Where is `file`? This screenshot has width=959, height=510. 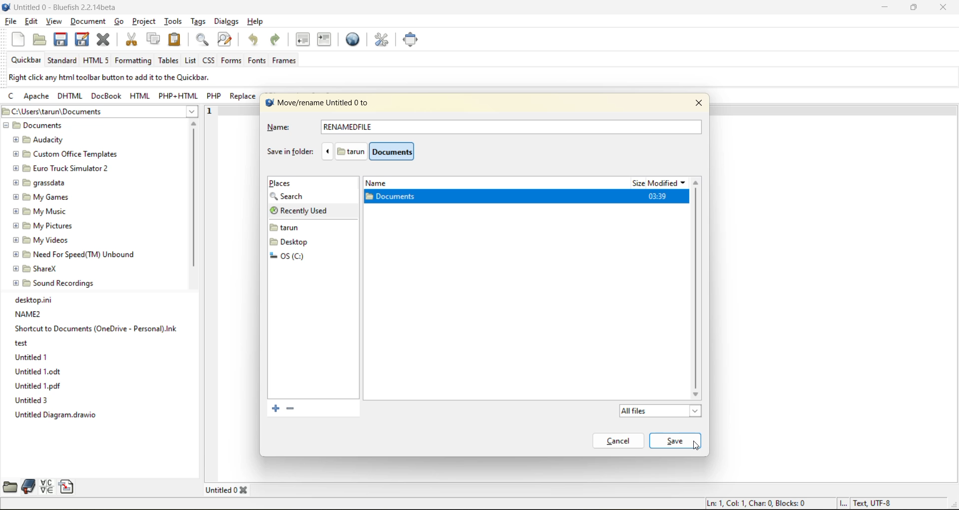
file is located at coordinates (12, 23).